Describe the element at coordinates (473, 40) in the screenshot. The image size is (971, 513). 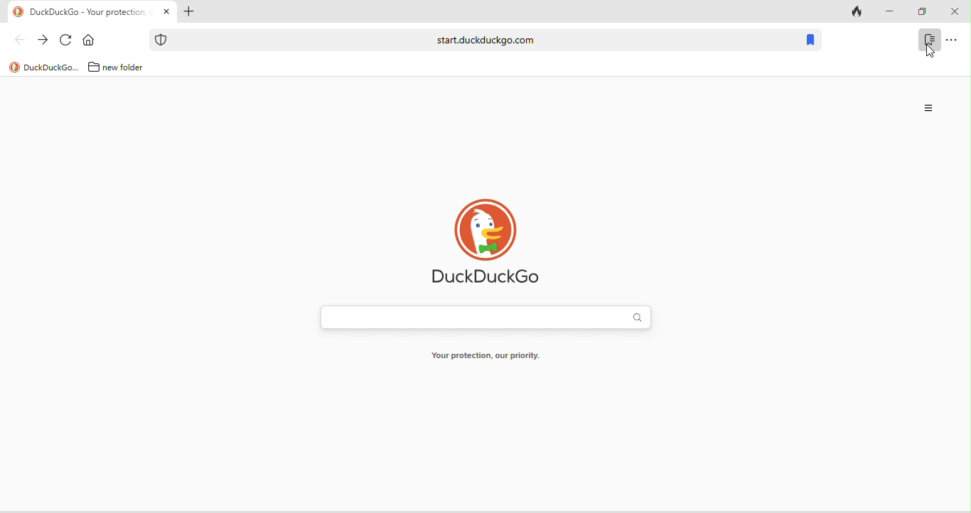
I see `weblink` at that location.